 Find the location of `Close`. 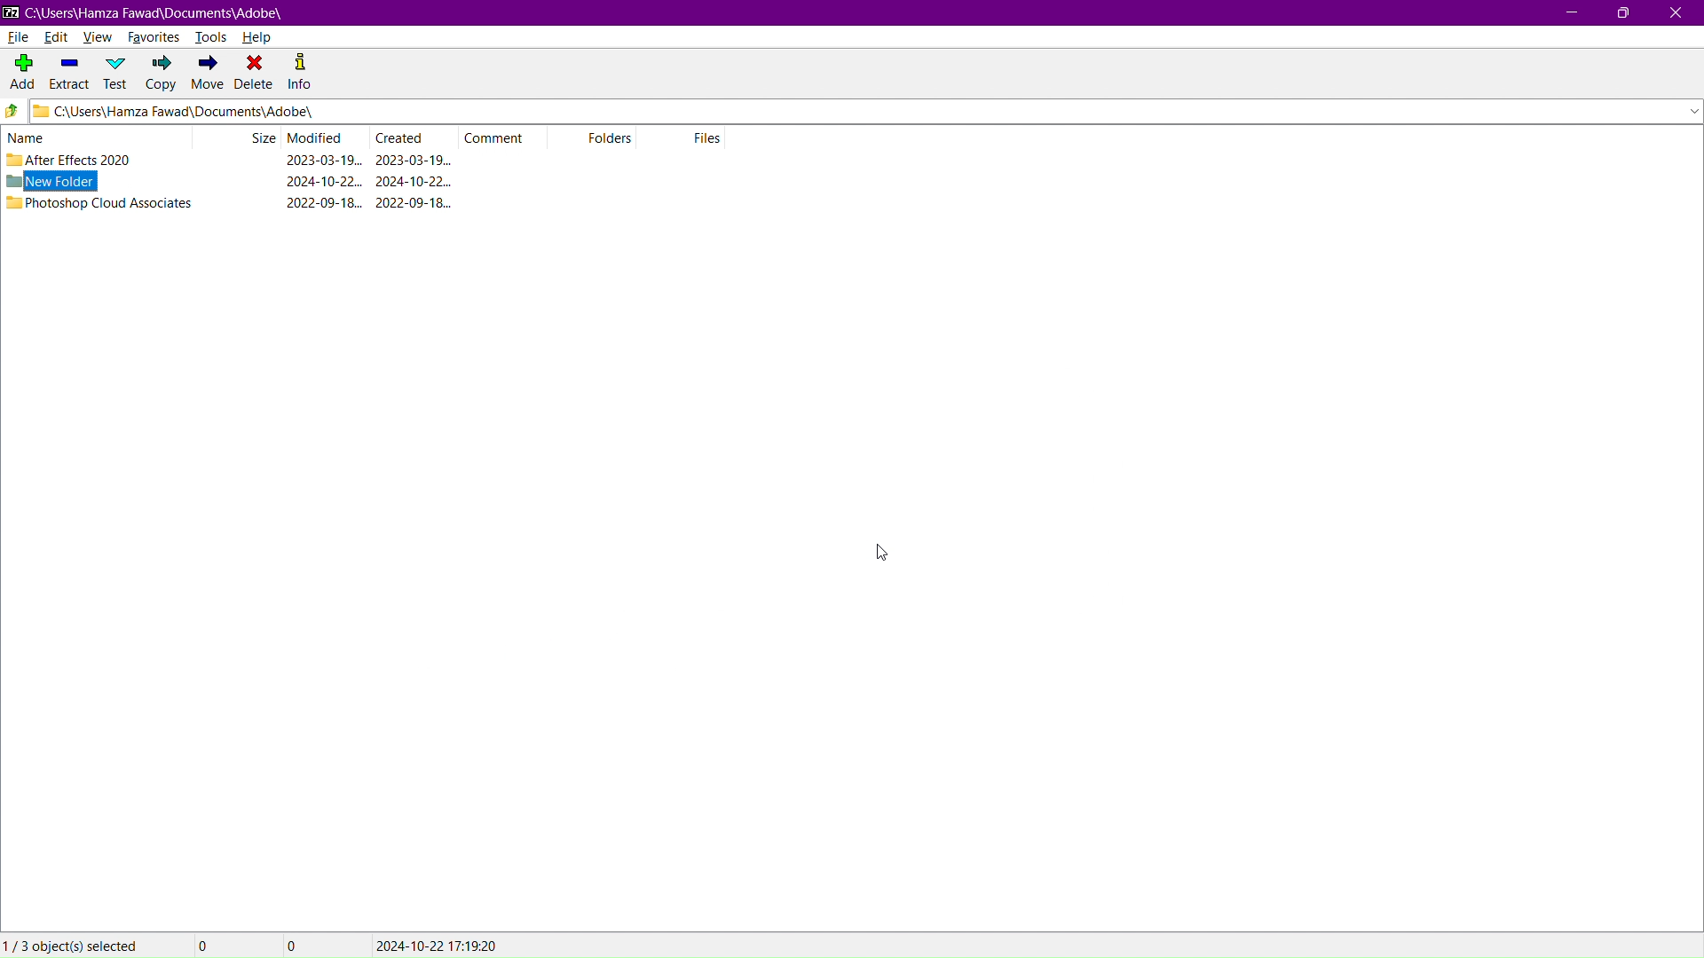

Close is located at coordinates (1679, 13).